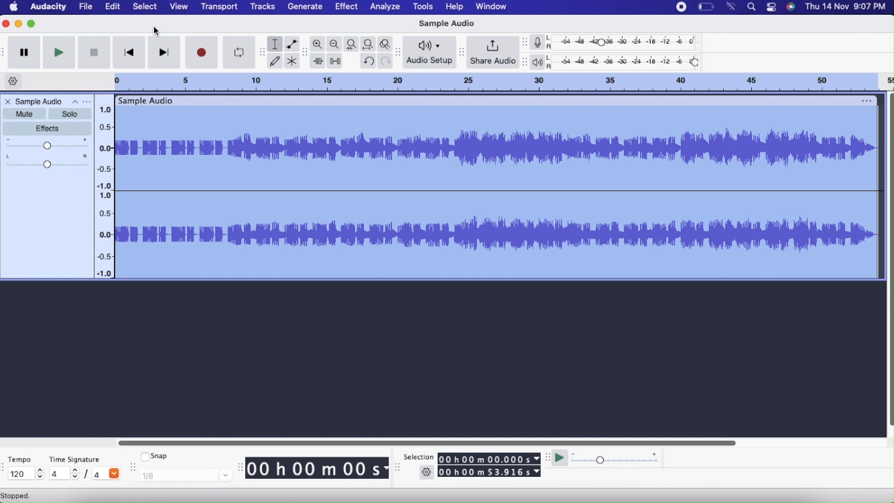 The height and width of the screenshot is (503, 894). I want to click on Audacity, so click(48, 7).